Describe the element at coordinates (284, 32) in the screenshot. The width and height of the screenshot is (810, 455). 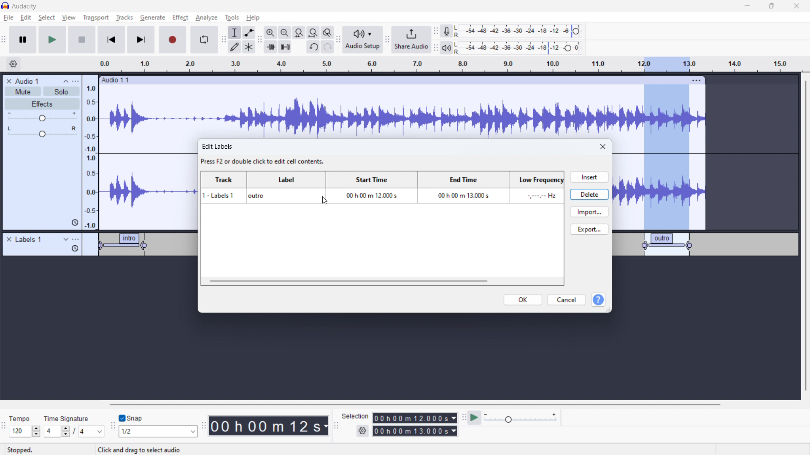
I see `zoom out` at that location.